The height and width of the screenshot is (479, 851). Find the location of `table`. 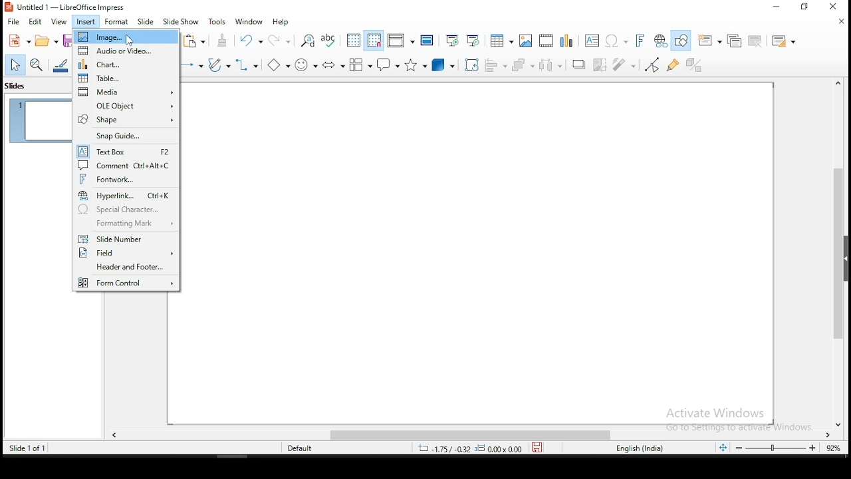

table is located at coordinates (128, 76).